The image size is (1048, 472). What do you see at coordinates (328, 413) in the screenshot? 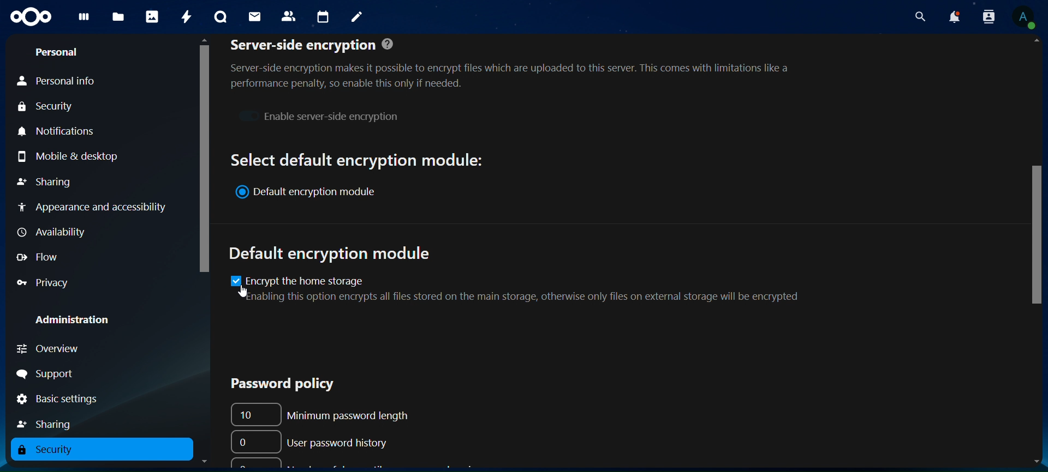
I see `minimum password length` at bounding box center [328, 413].